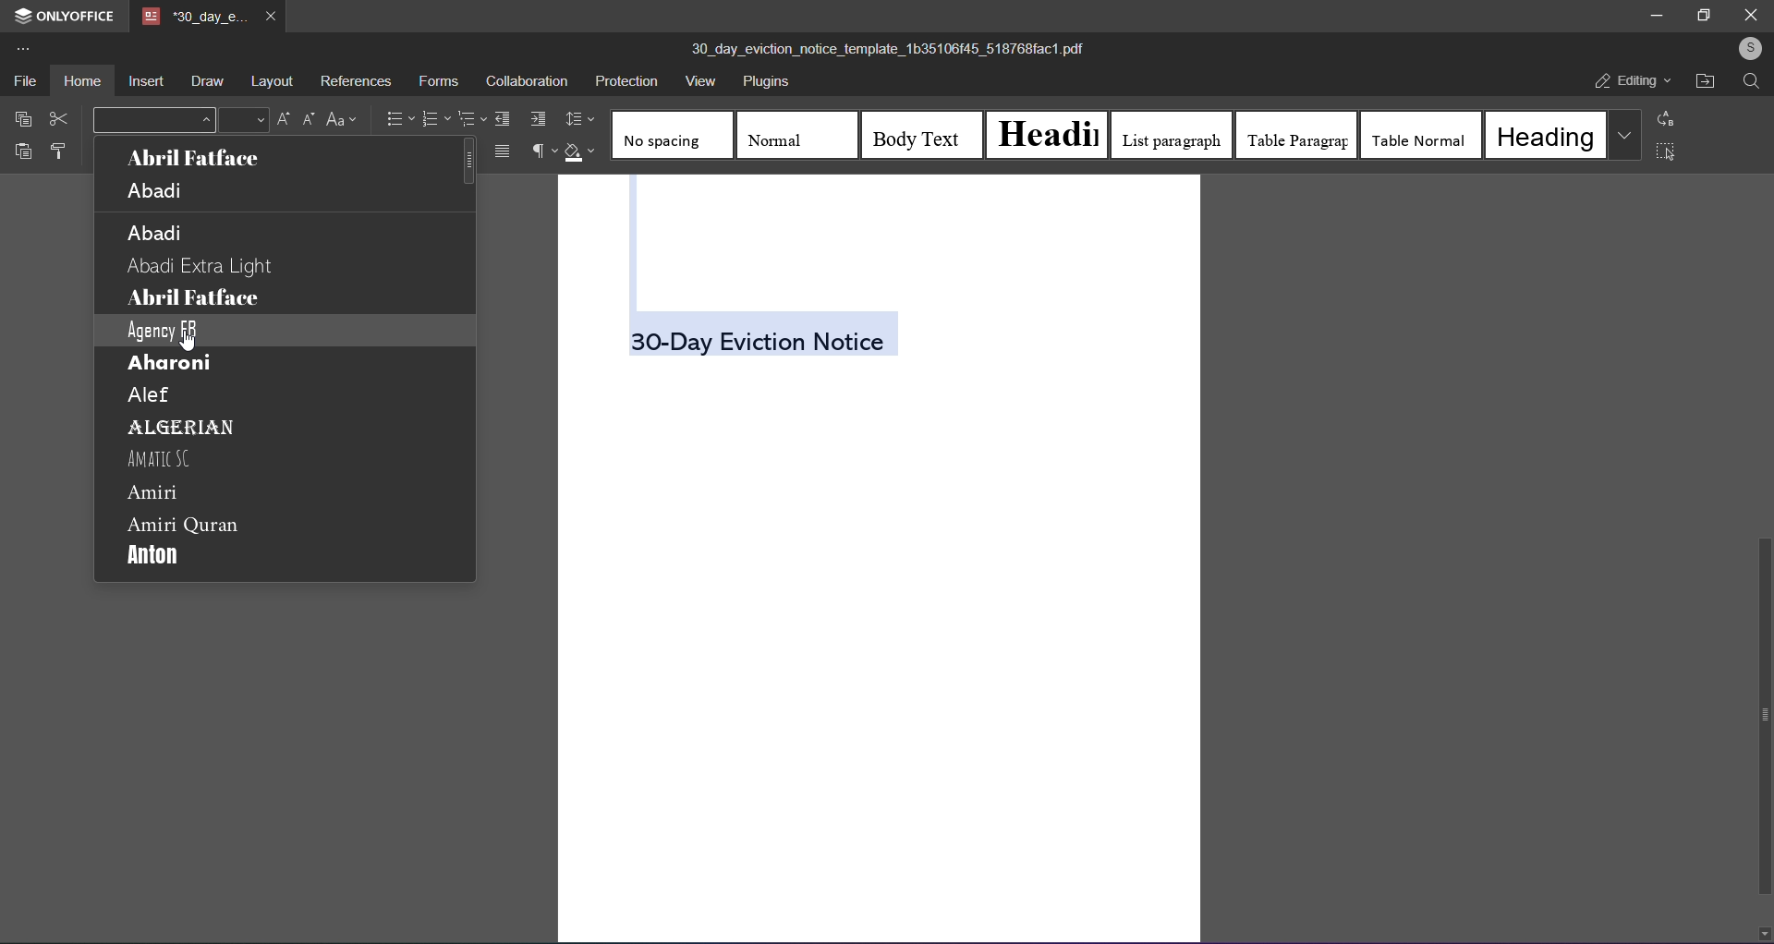 This screenshot has height=944, width=1774. Describe the element at coordinates (472, 163) in the screenshot. I see `Scroll bar` at that location.